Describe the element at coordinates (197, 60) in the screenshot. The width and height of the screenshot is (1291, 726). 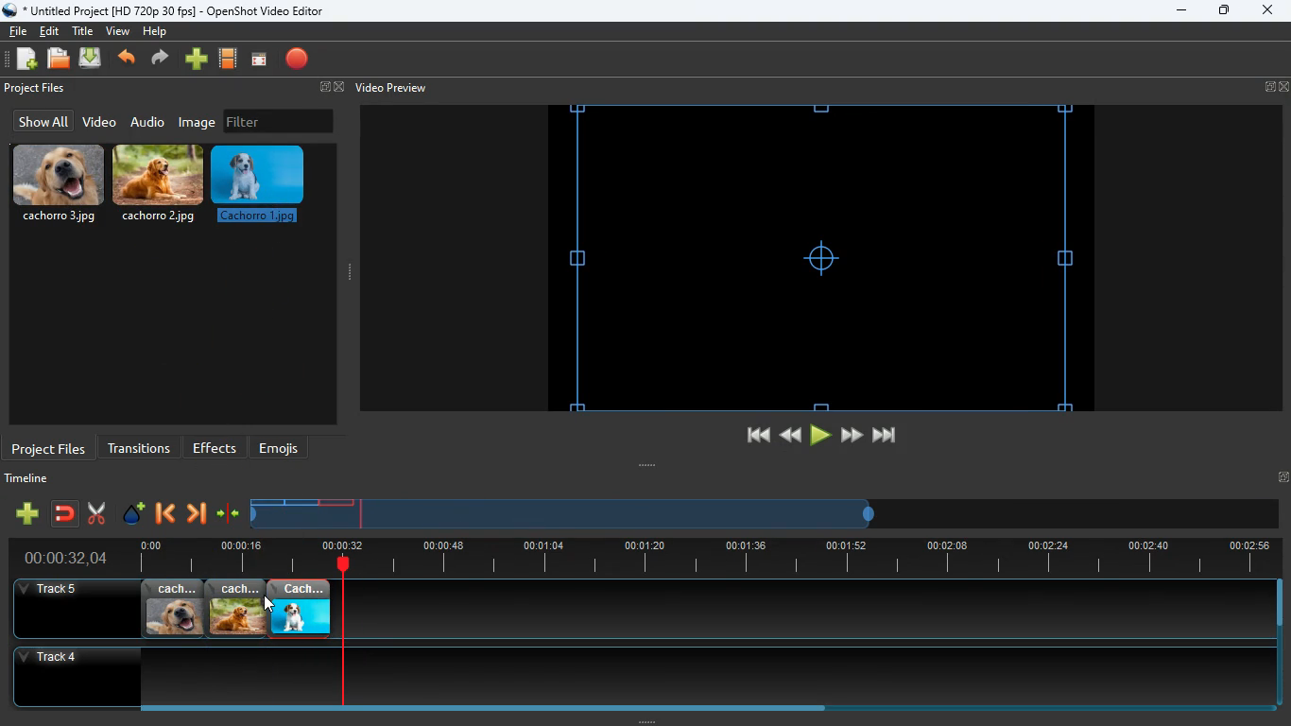
I see `add` at that location.